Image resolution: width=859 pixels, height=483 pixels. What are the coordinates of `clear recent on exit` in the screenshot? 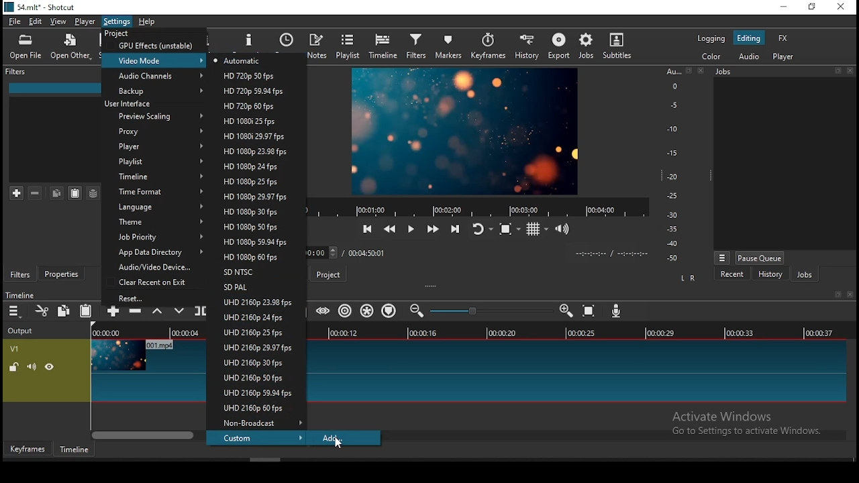 It's located at (155, 283).